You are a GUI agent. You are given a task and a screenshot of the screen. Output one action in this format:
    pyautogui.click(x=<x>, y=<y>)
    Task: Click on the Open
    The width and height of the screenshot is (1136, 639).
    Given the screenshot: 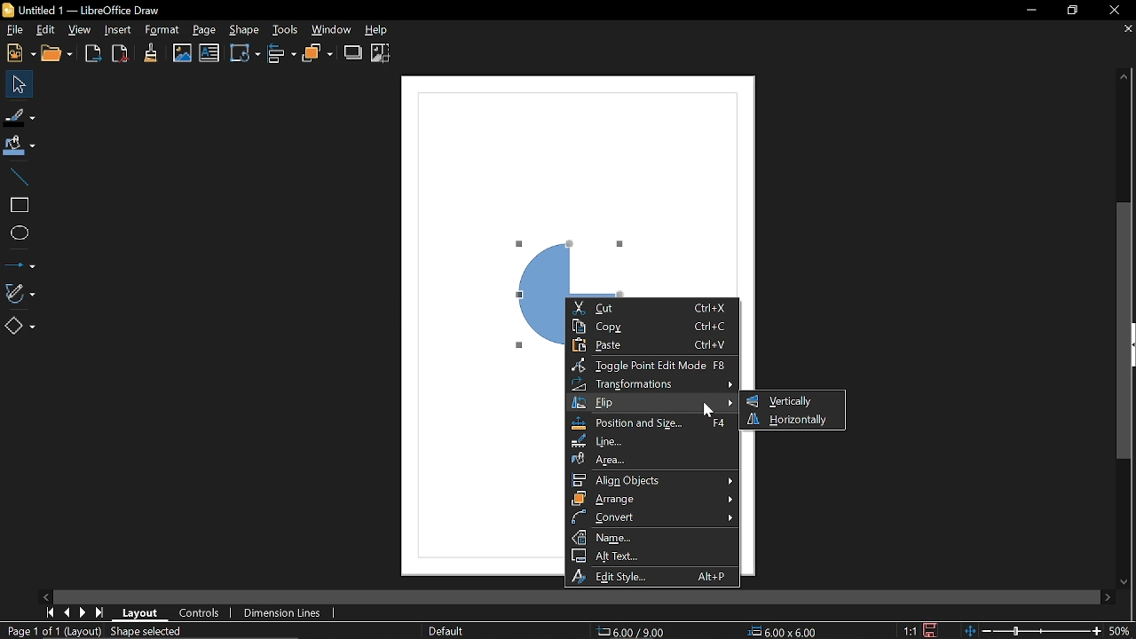 What is the action you would take?
    pyautogui.click(x=59, y=54)
    